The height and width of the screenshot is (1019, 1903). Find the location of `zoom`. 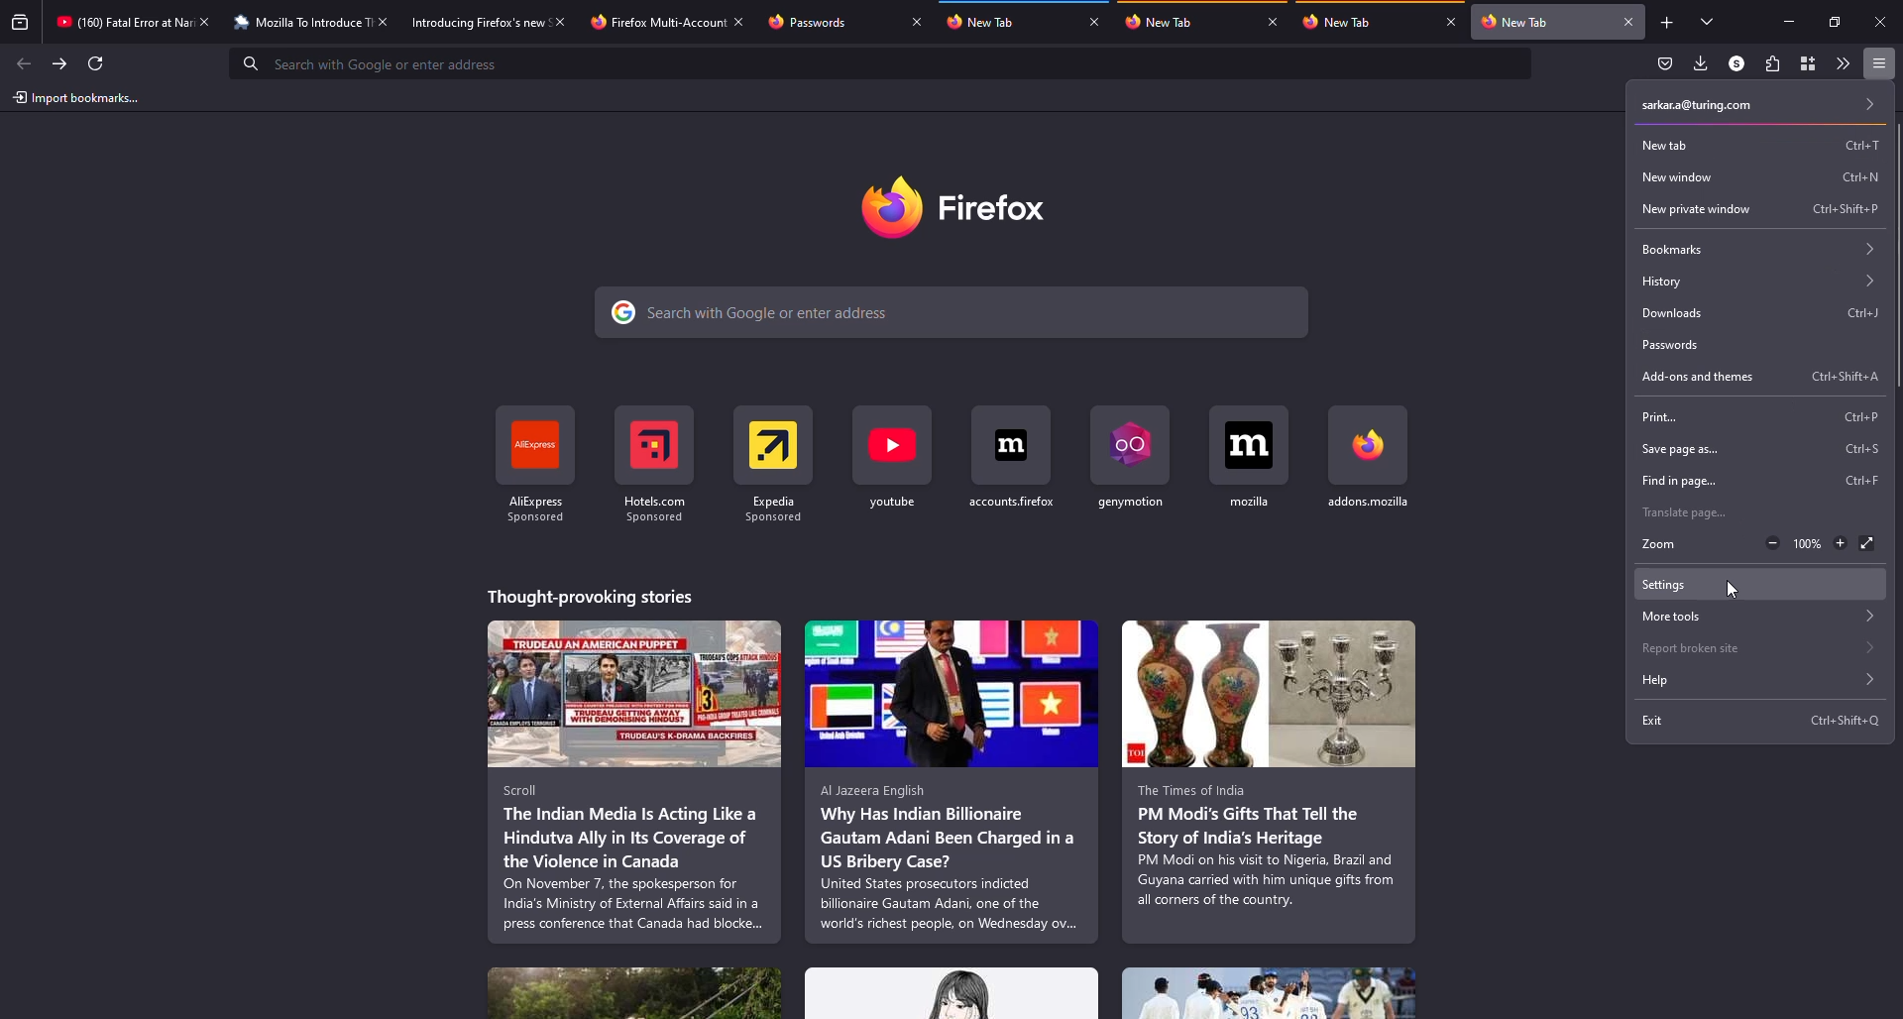

zoom is located at coordinates (1663, 545).